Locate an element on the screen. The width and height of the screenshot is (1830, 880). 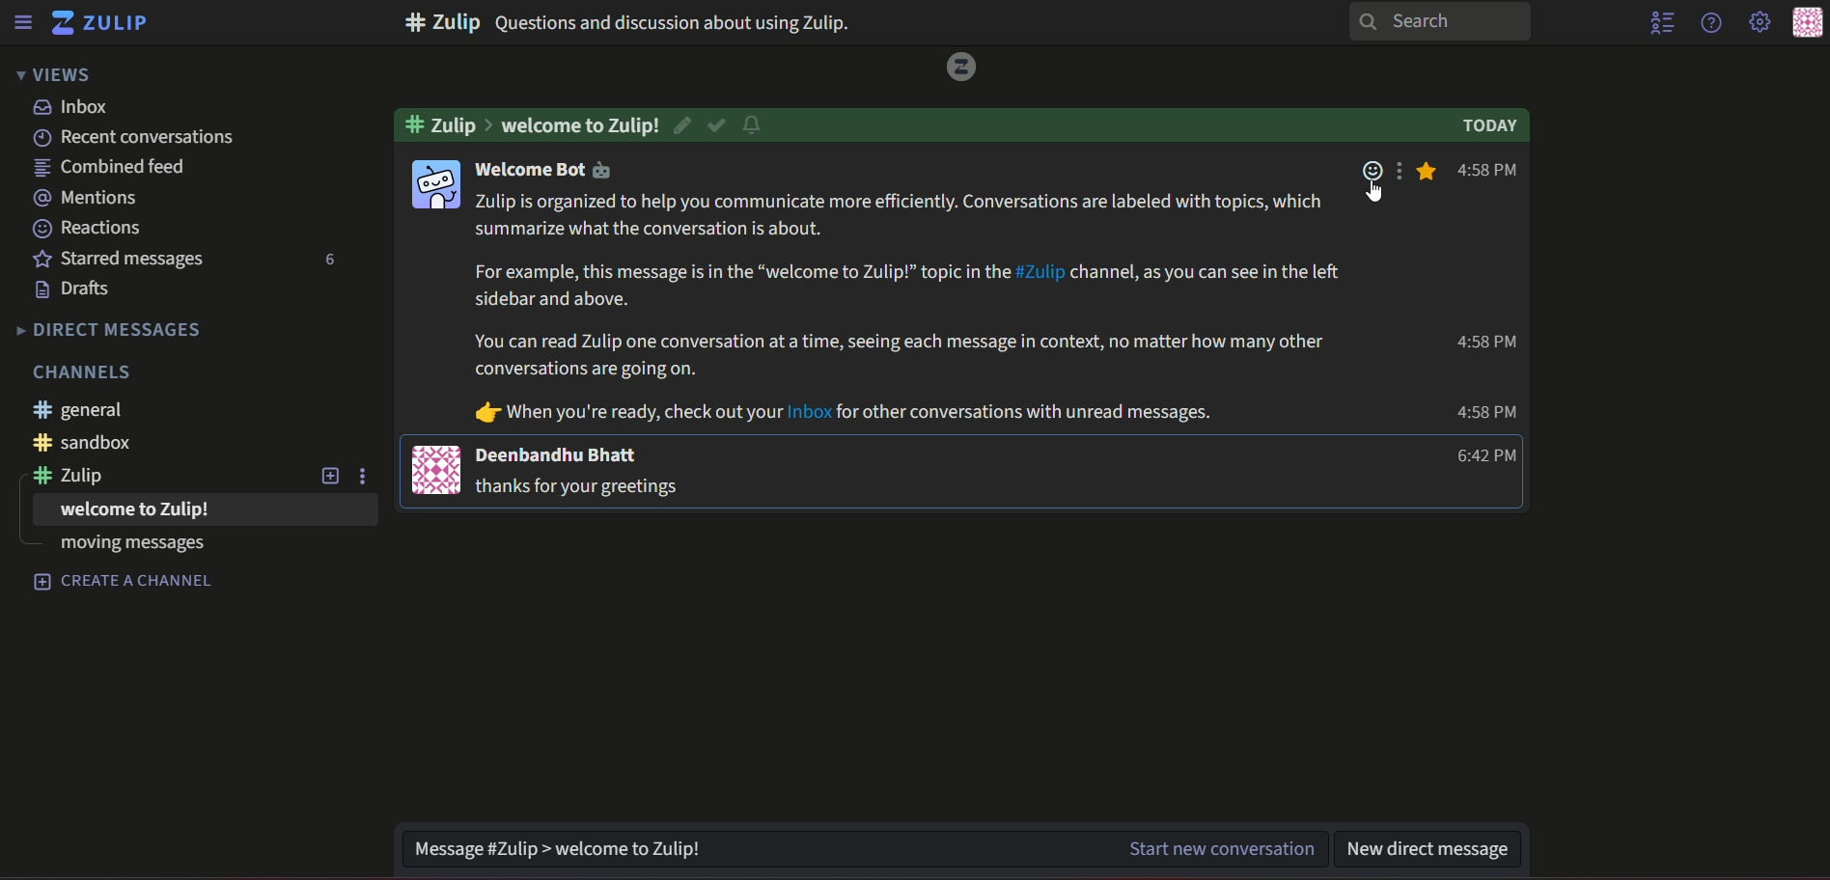
6 is located at coordinates (326, 261).